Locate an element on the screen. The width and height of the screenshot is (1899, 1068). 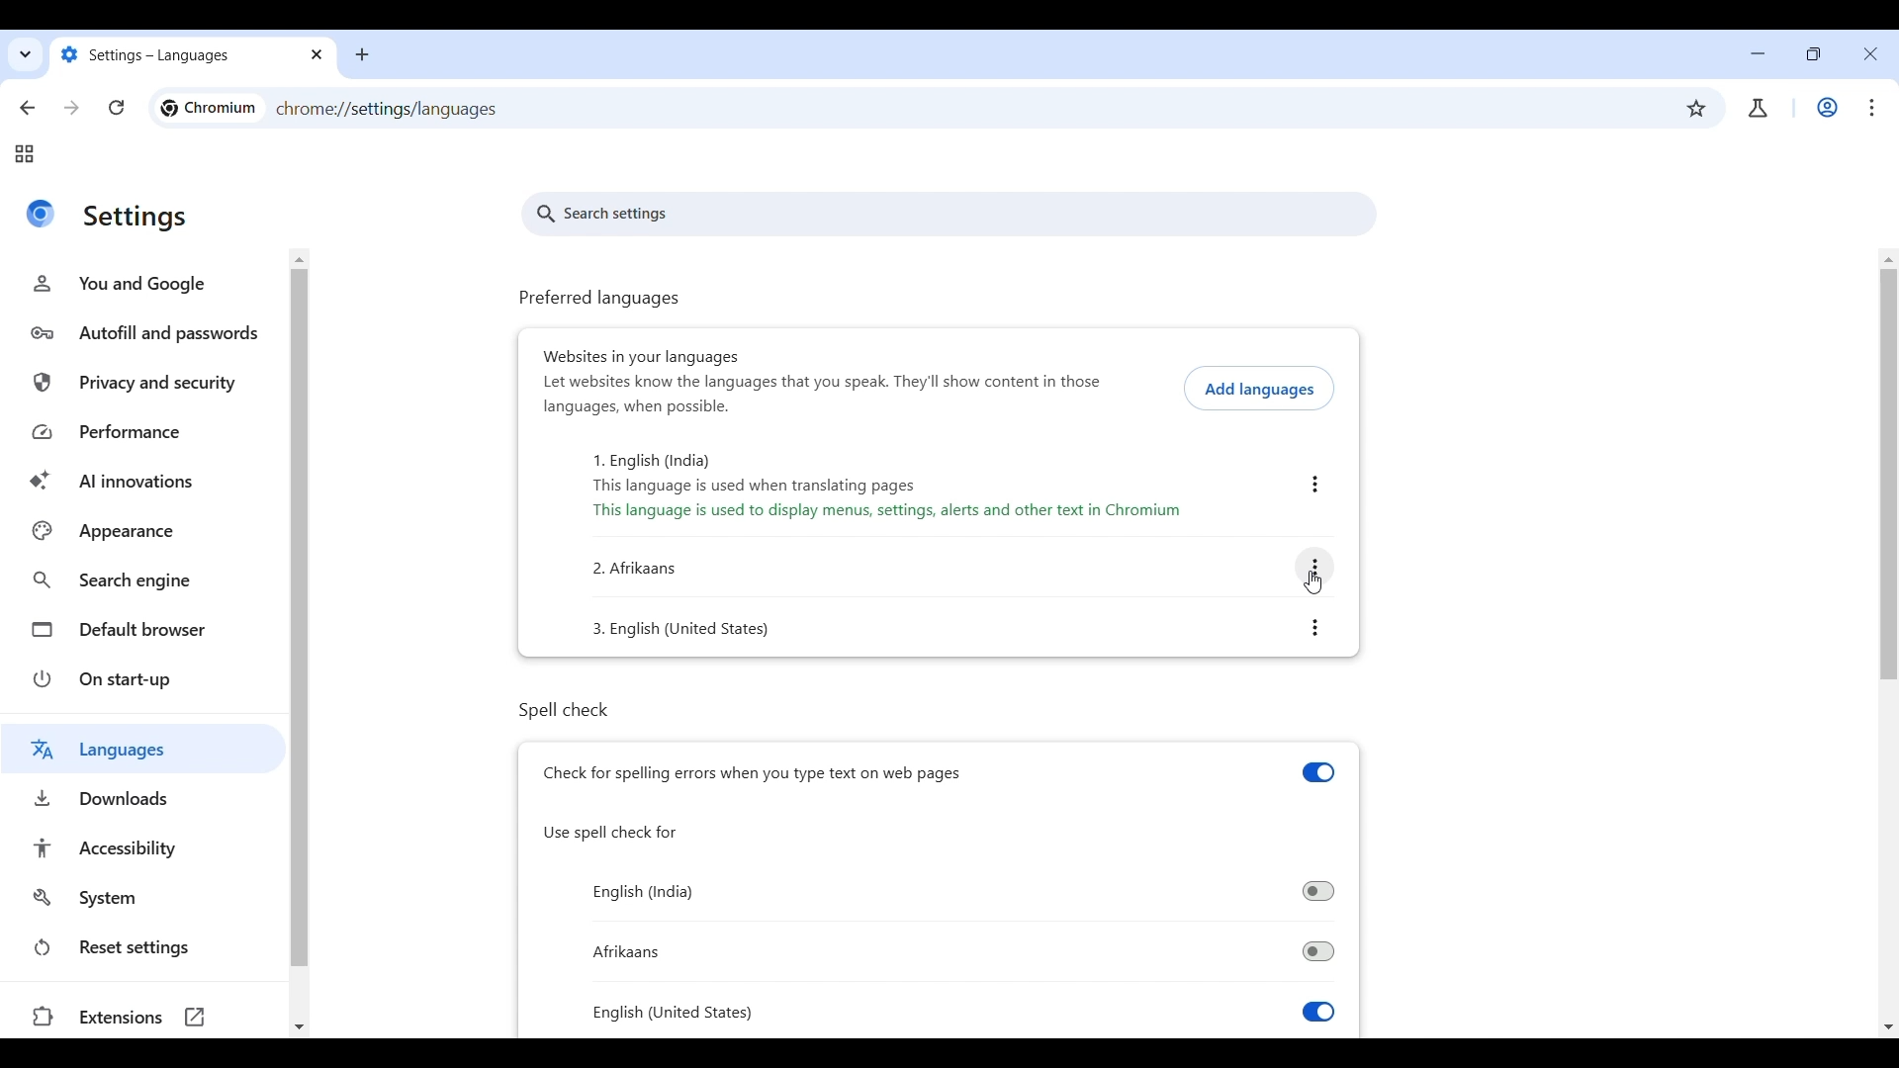
Reset settings is located at coordinates (147, 947).